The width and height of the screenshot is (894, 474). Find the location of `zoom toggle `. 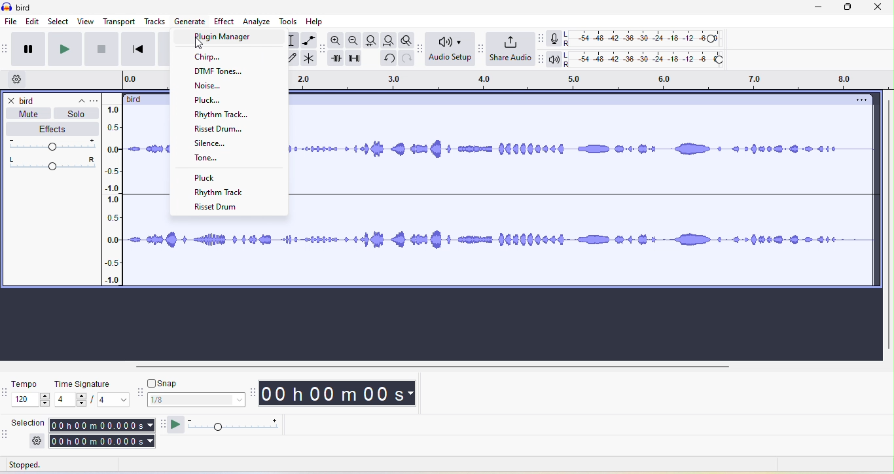

zoom toggle  is located at coordinates (403, 39).